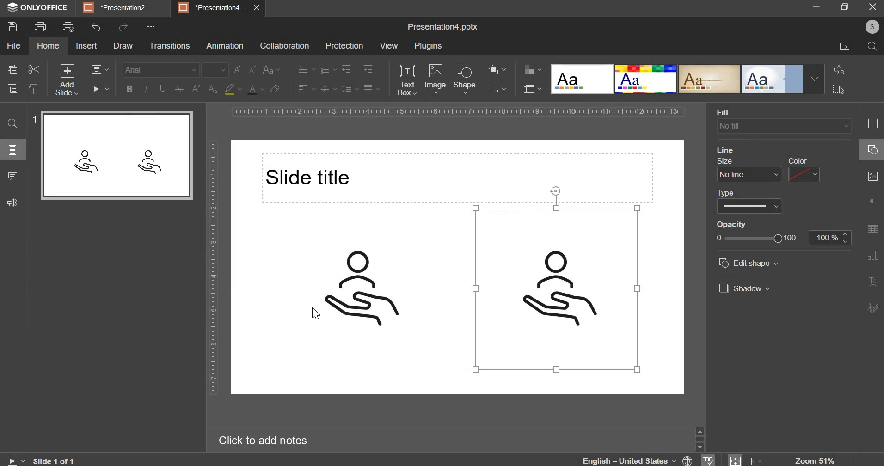 This screenshot has width=884, height=466. Describe the element at coordinates (123, 28) in the screenshot. I see `redo` at that location.